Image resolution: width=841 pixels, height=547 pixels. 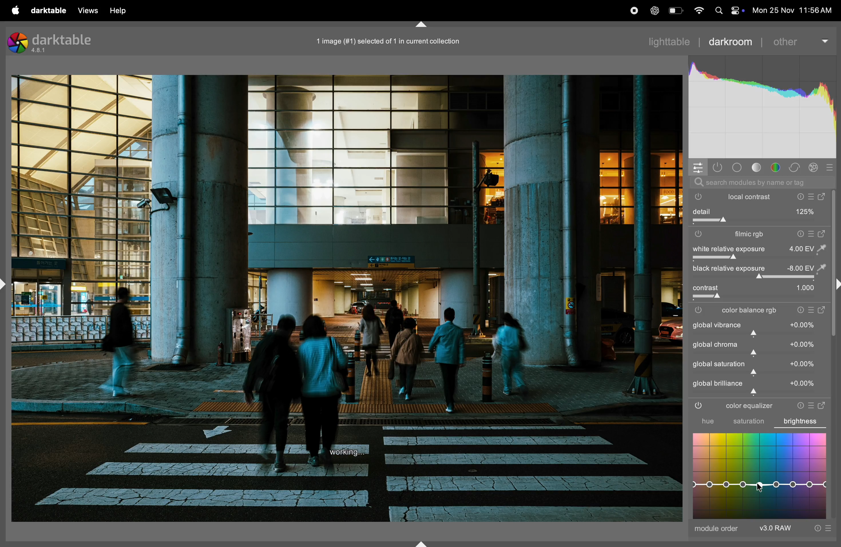 I want to click on mns, so click(x=762, y=107).